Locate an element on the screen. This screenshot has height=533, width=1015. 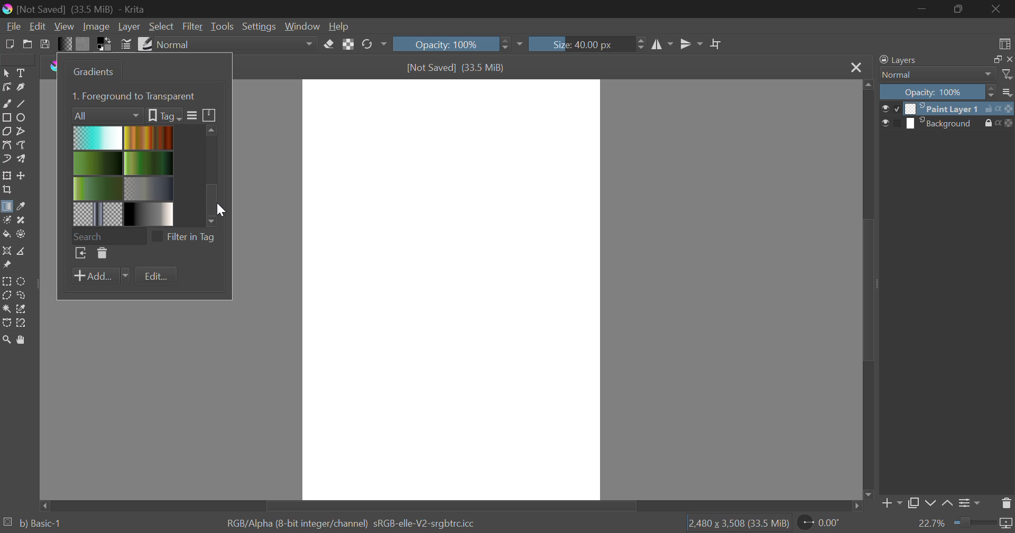
Gradient 3 is located at coordinates (98, 163).